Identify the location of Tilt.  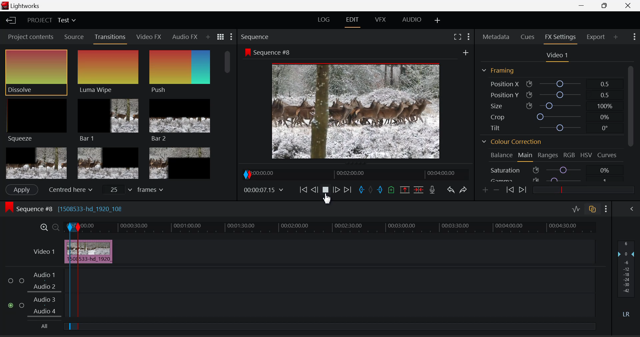
(548, 127).